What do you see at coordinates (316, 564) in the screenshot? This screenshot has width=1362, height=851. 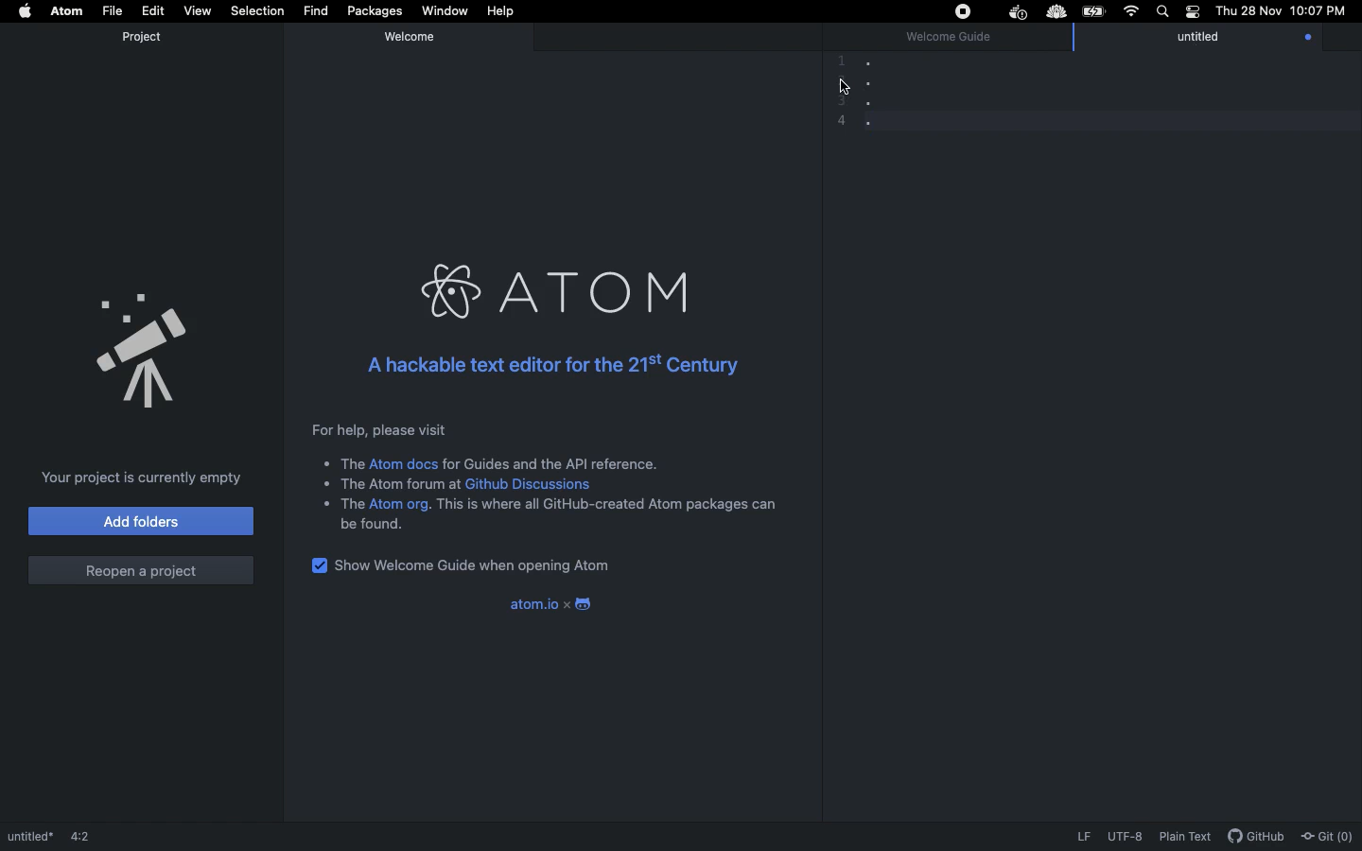 I see `checkbox` at bounding box center [316, 564].